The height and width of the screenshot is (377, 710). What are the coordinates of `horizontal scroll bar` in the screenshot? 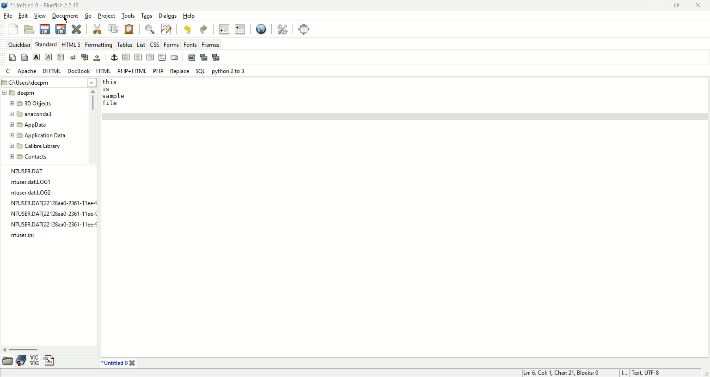 It's located at (47, 350).